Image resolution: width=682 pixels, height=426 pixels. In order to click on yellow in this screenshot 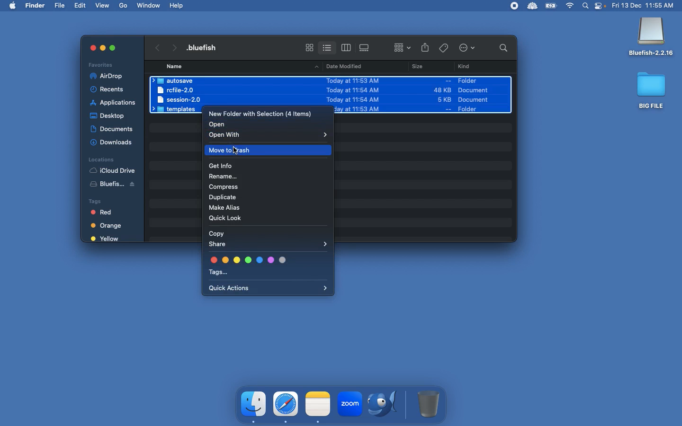, I will do `click(106, 239)`.